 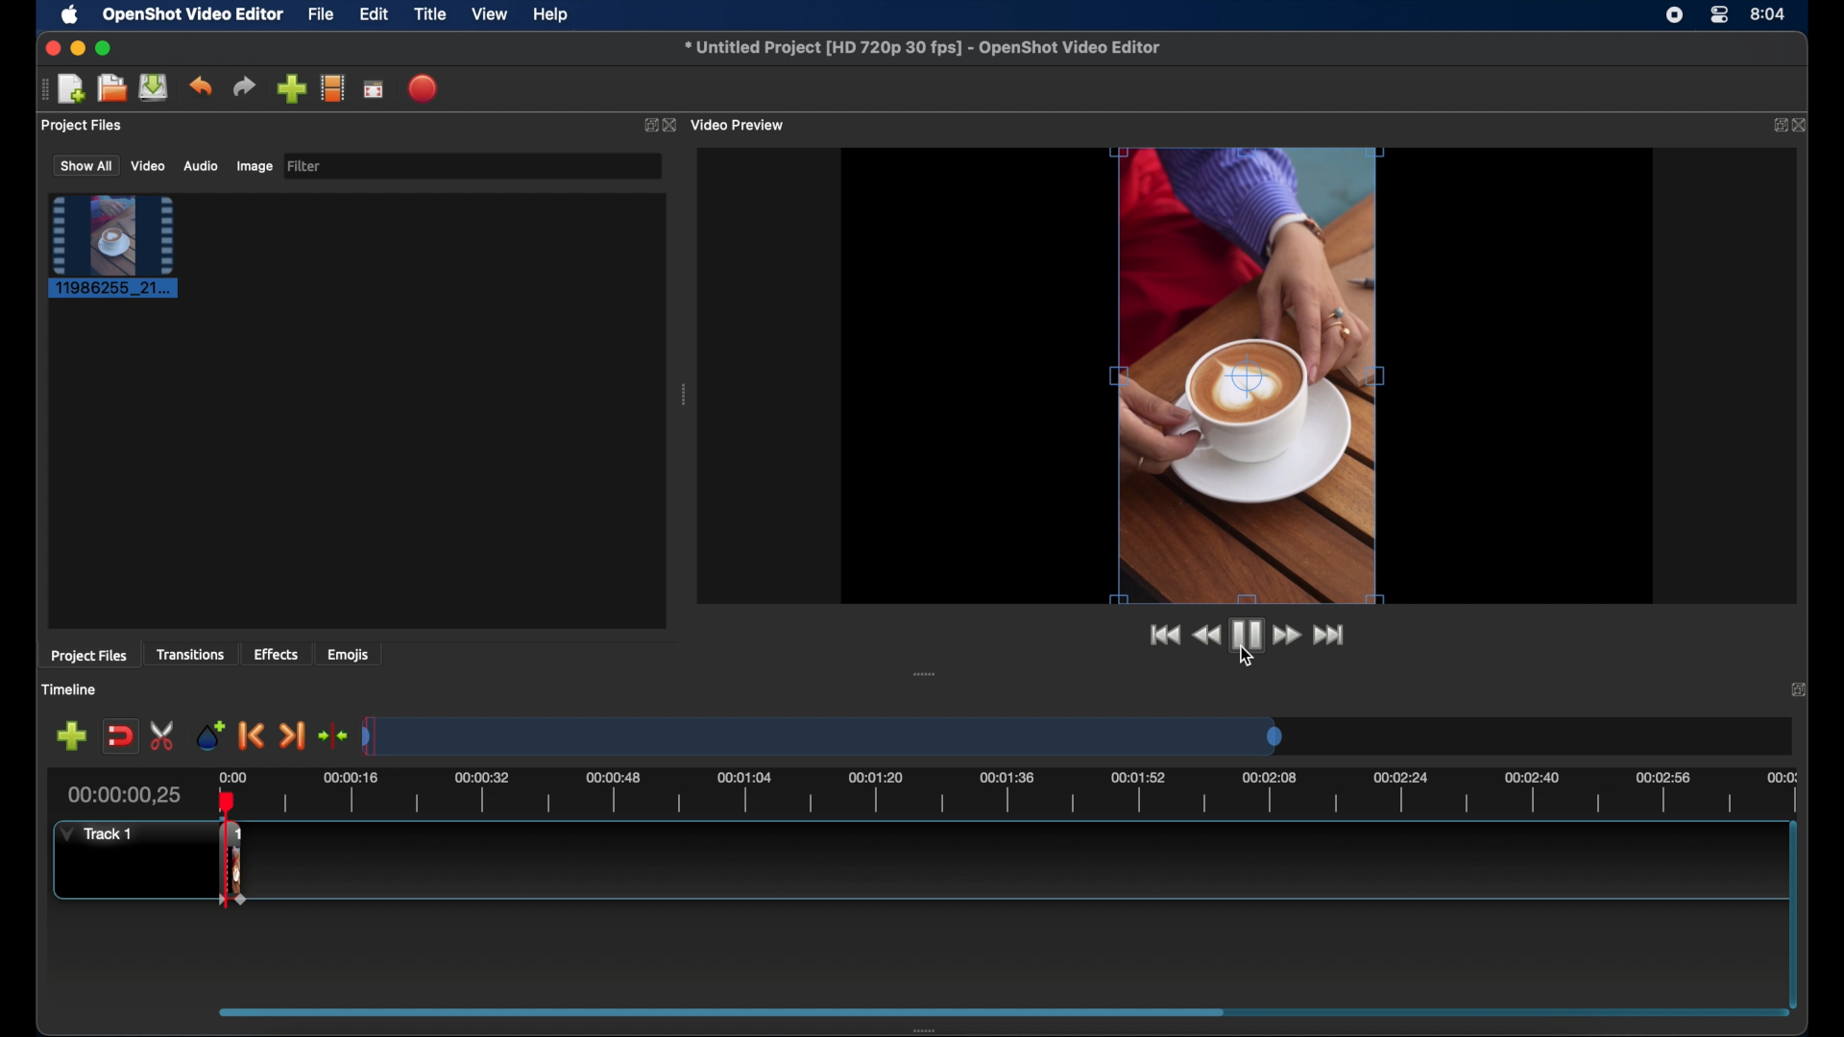 What do you see at coordinates (97, 833) in the screenshot?
I see `track1` at bounding box center [97, 833].